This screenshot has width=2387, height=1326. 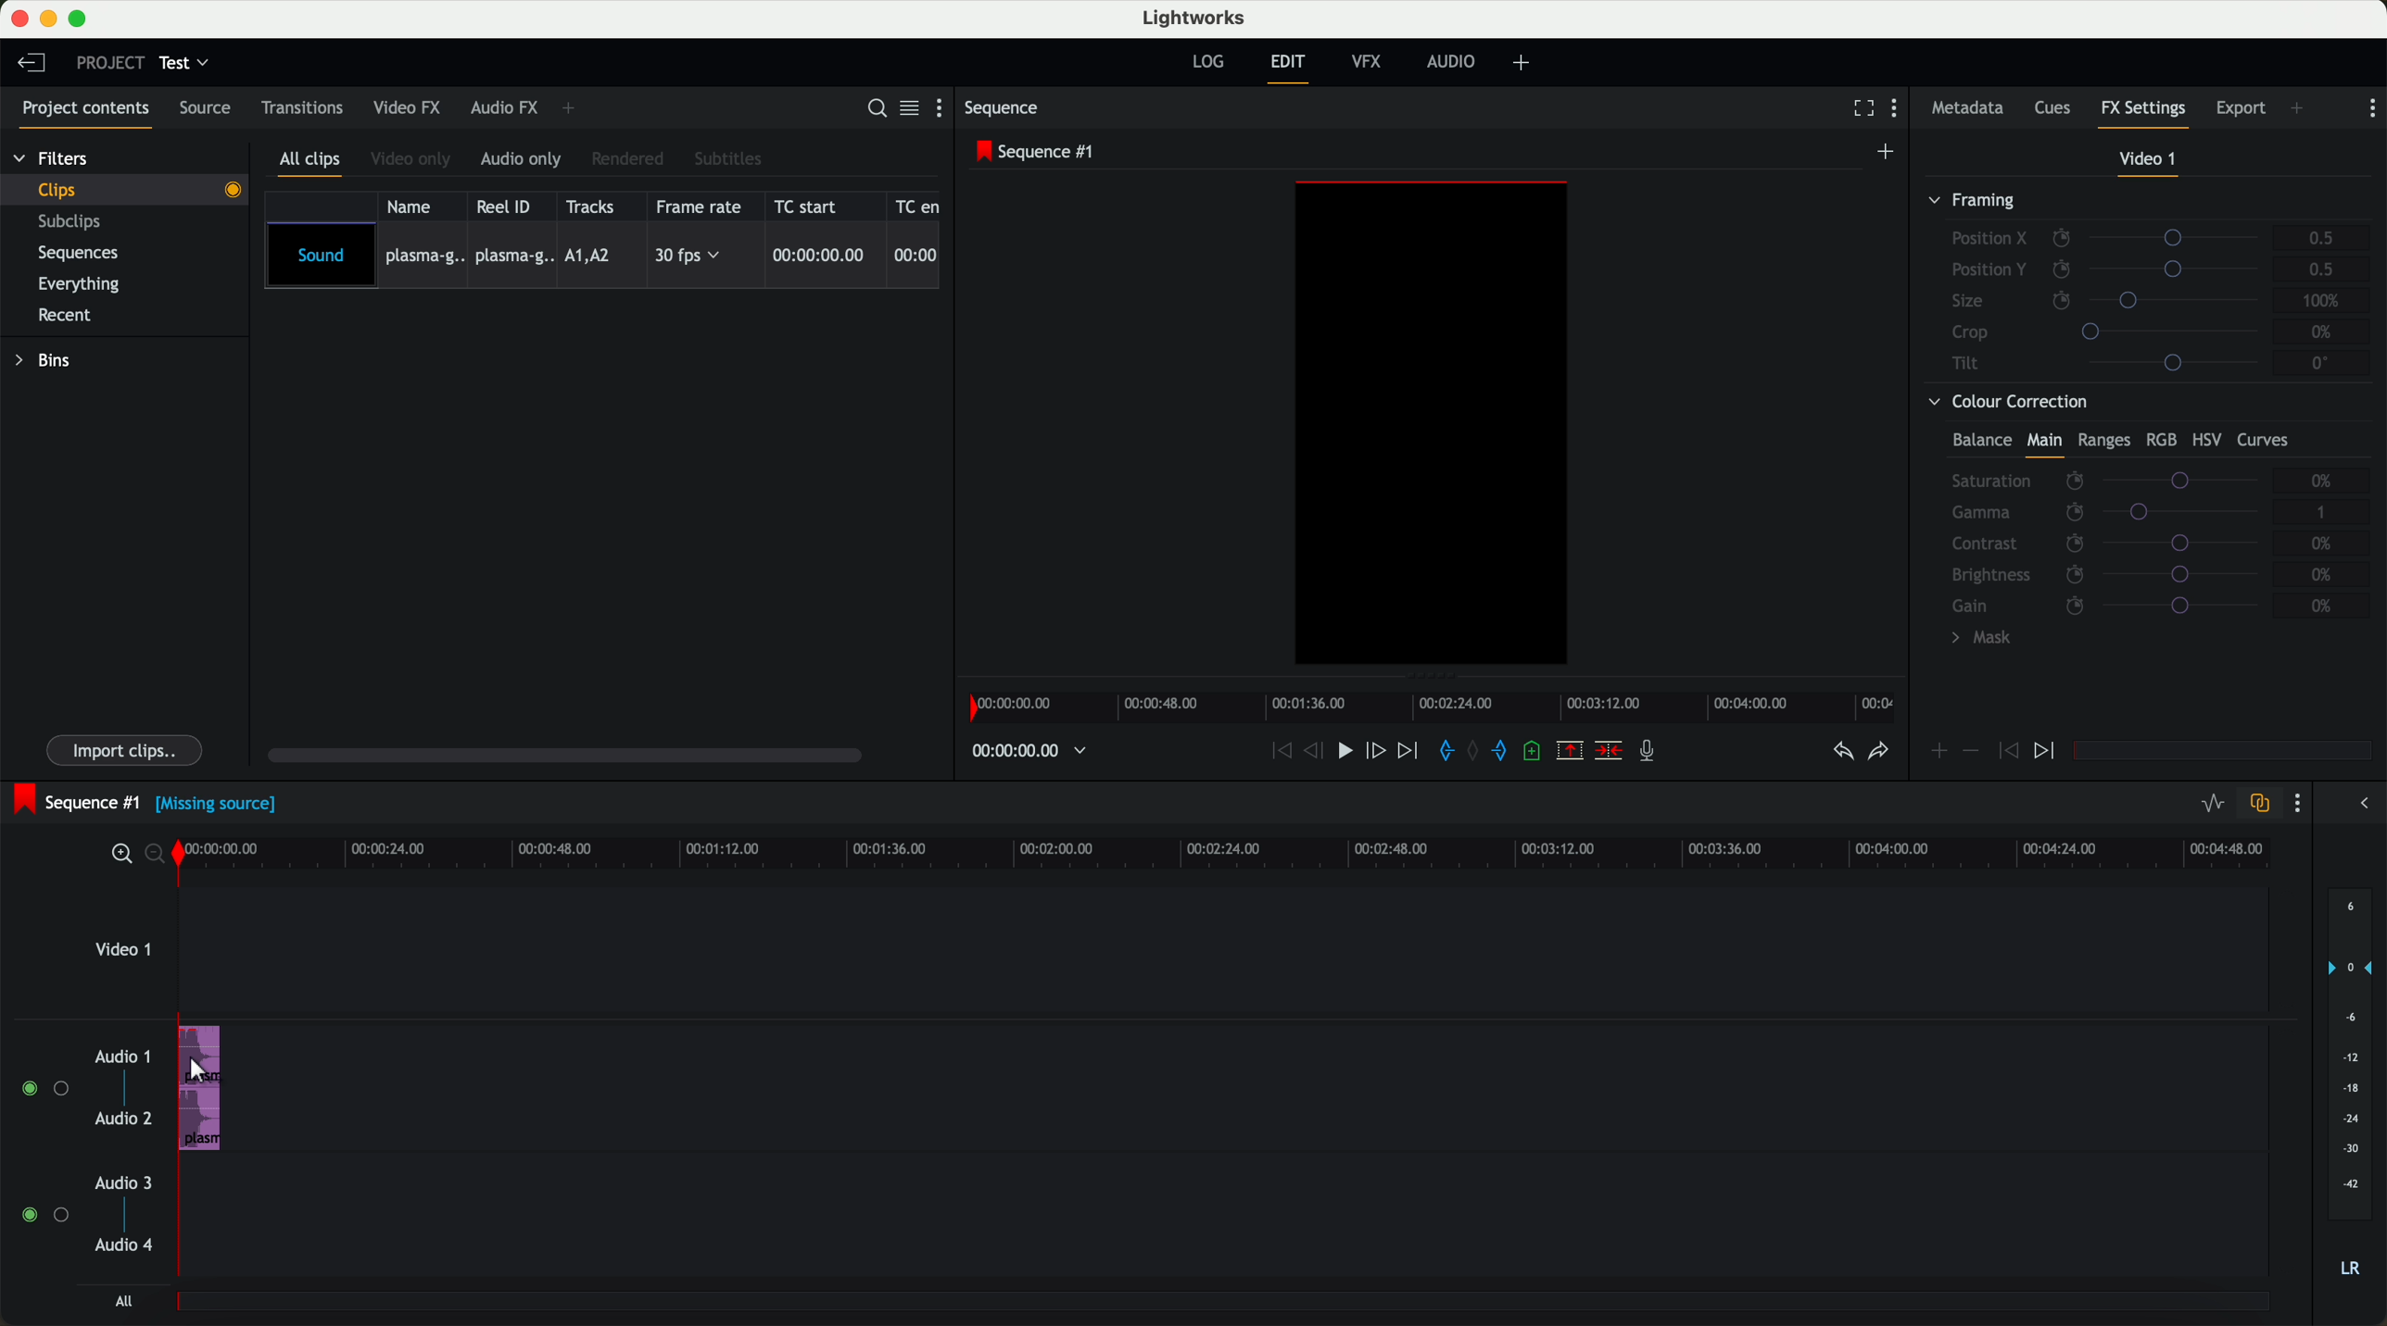 I want to click on video 1, so click(x=2146, y=160).